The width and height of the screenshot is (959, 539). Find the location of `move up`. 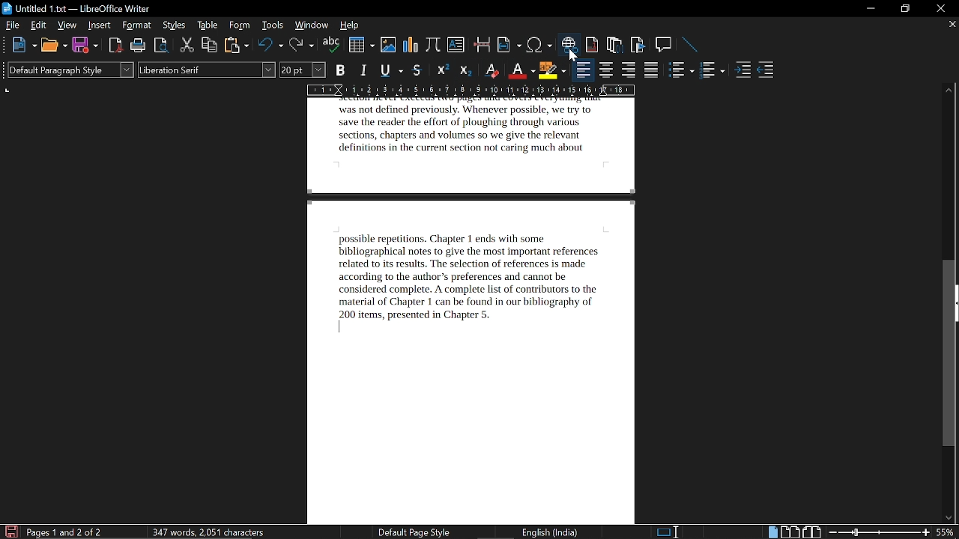

move up is located at coordinates (950, 88).